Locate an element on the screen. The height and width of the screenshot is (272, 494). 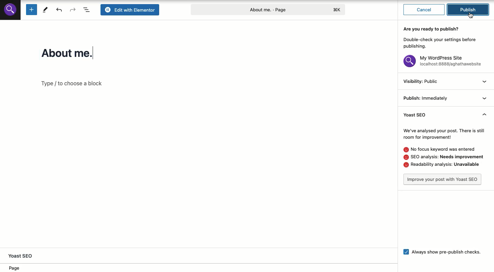
Always show pre-publish checks is located at coordinates (440, 251).